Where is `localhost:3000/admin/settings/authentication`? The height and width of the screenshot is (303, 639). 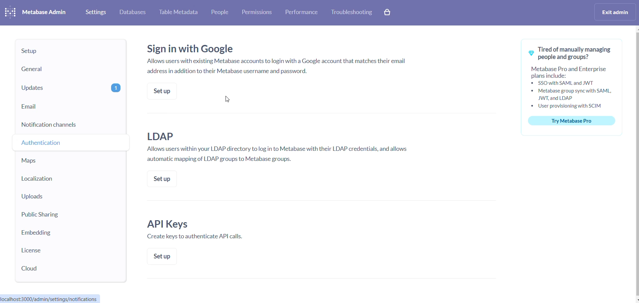
localhost:3000/admin/settings/authentication is located at coordinates (53, 298).